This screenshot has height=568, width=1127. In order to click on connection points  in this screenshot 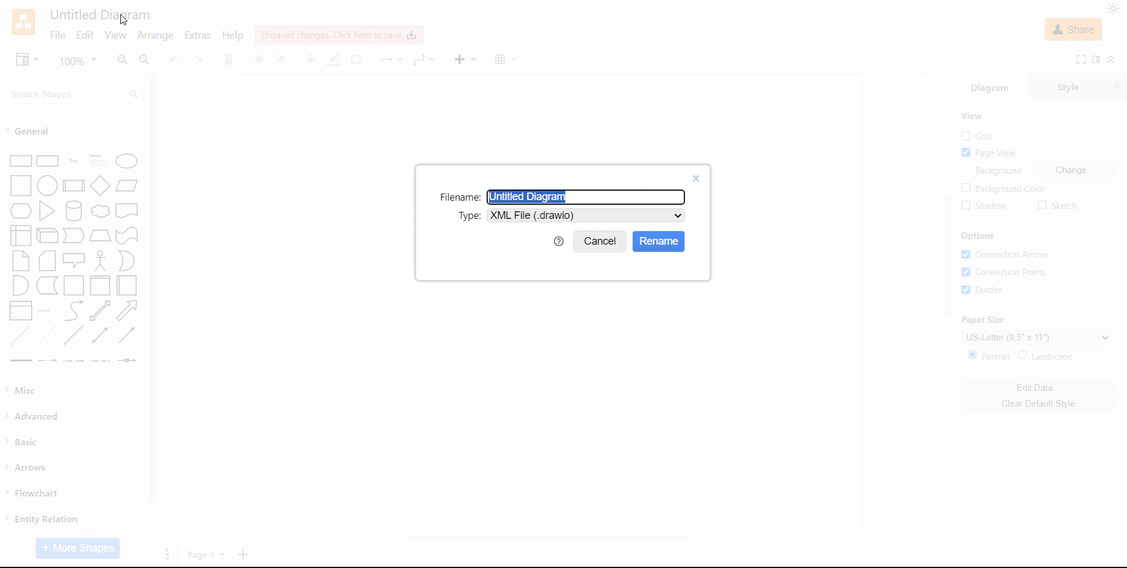, I will do `click(1007, 273)`.